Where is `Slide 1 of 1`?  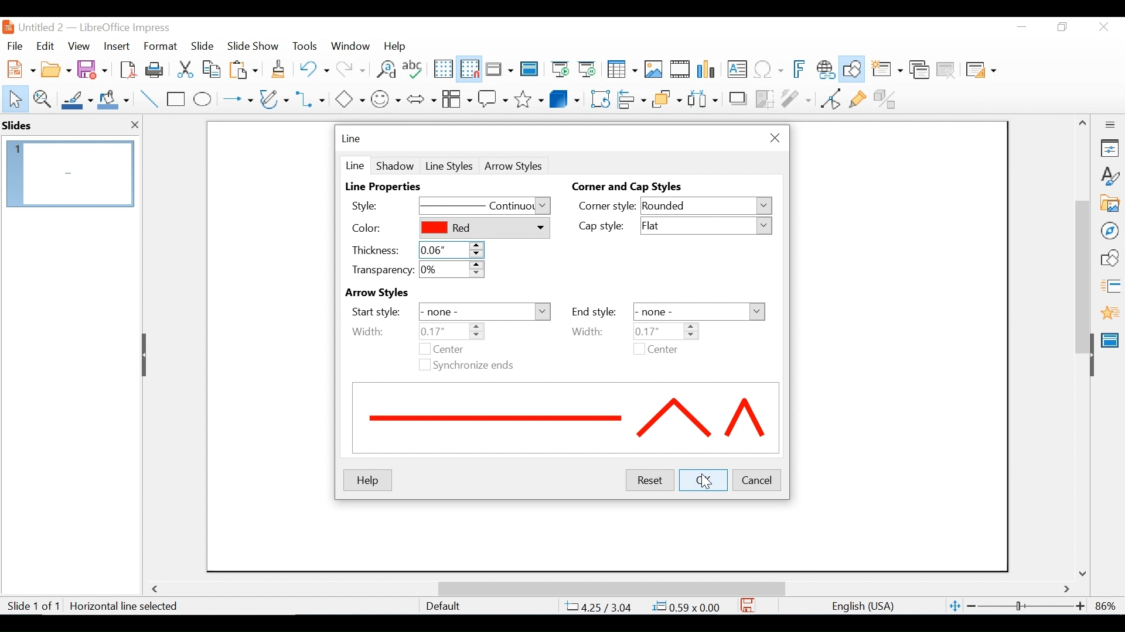 Slide 1 of 1 is located at coordinates (33, 607).